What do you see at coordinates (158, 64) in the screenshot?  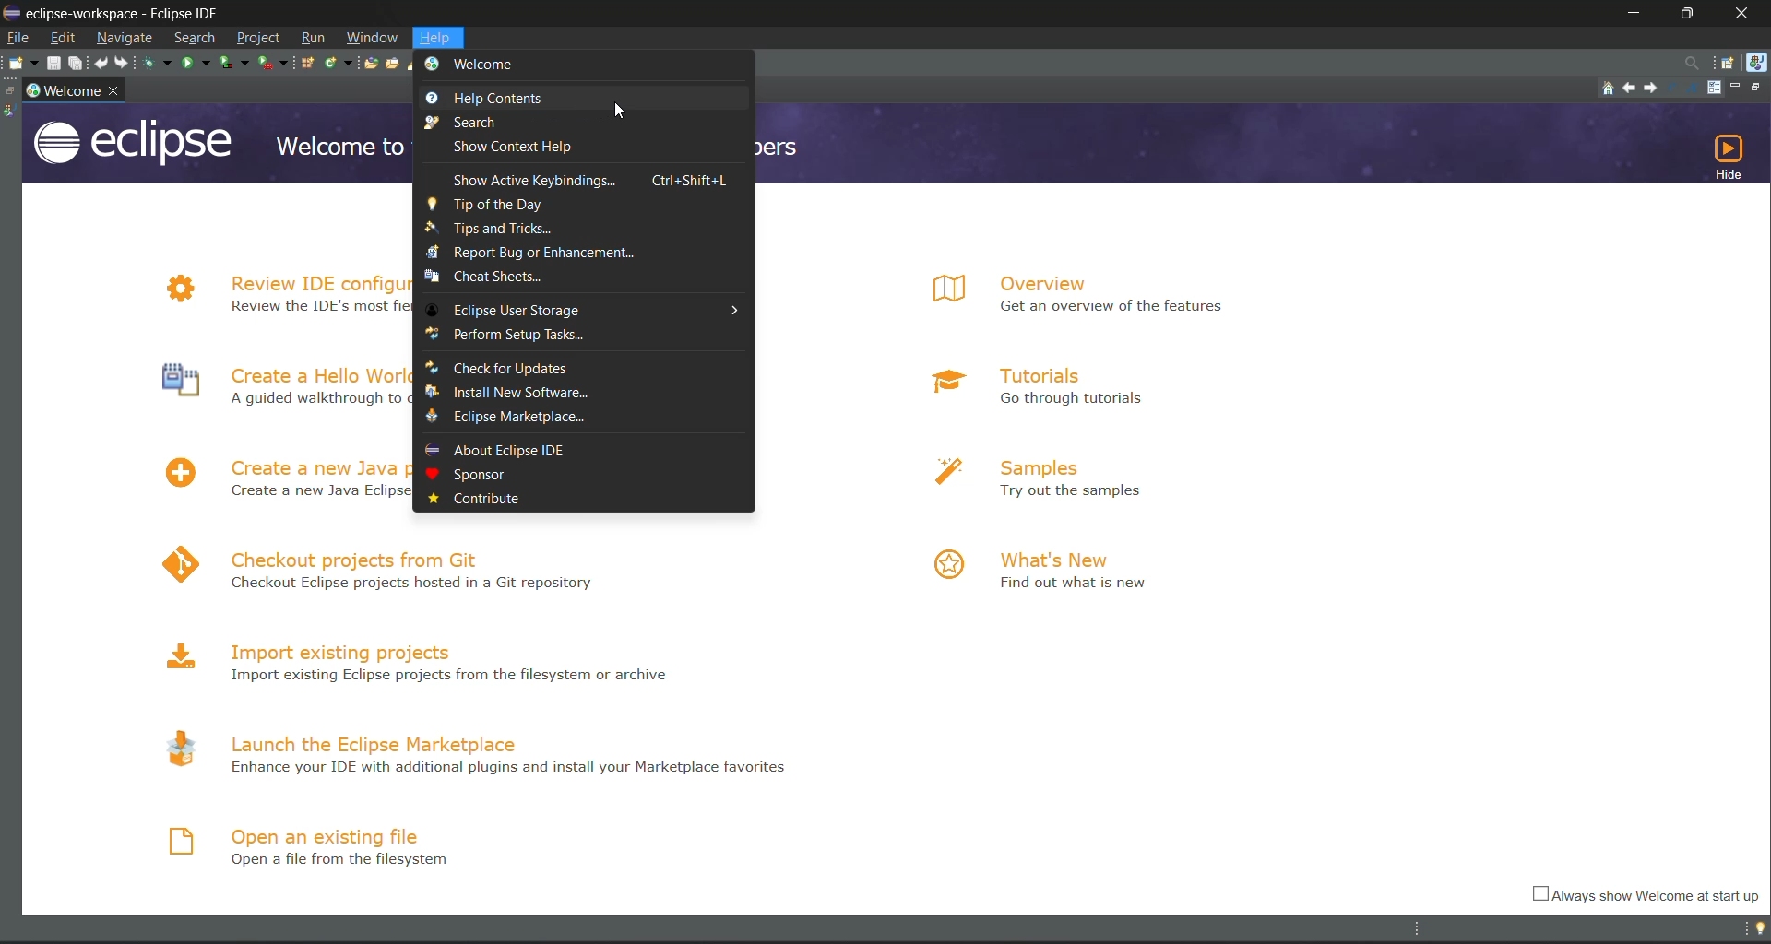 I see `debug` at bounding box center [158, 64].